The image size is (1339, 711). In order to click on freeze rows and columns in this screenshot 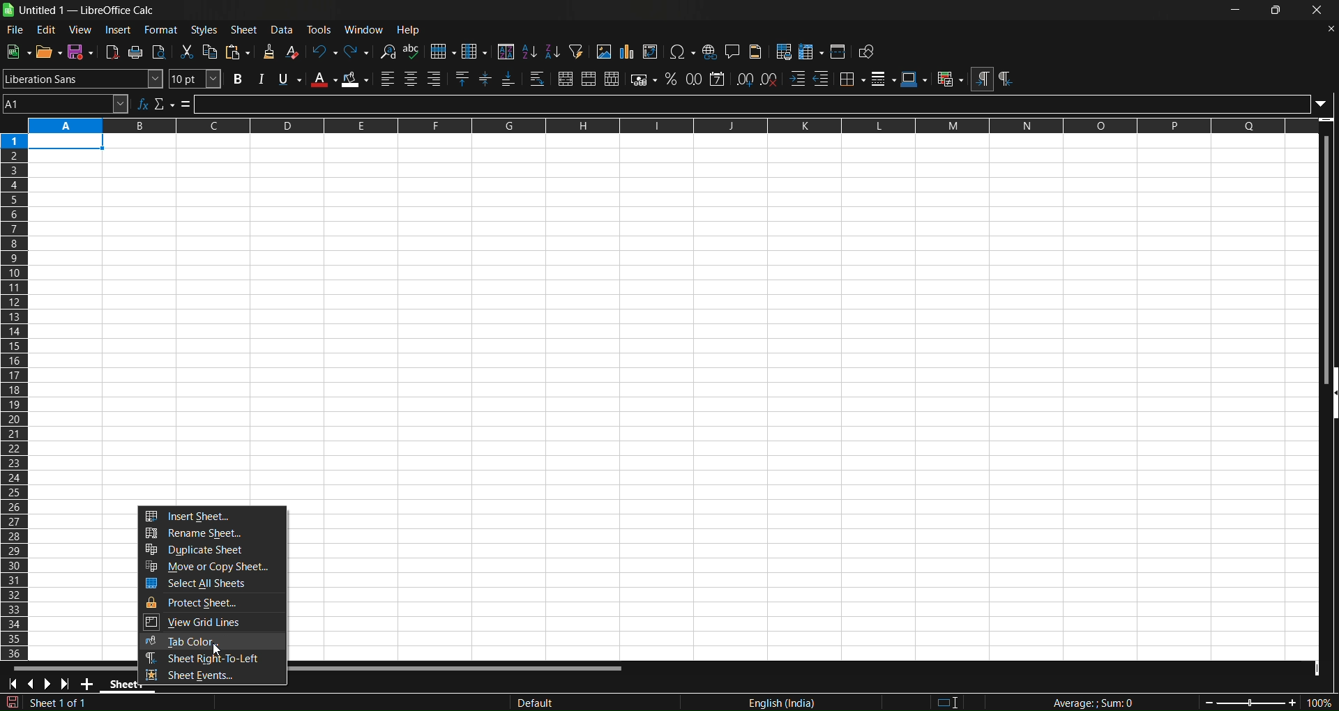, I will do `click(811, 52)`.